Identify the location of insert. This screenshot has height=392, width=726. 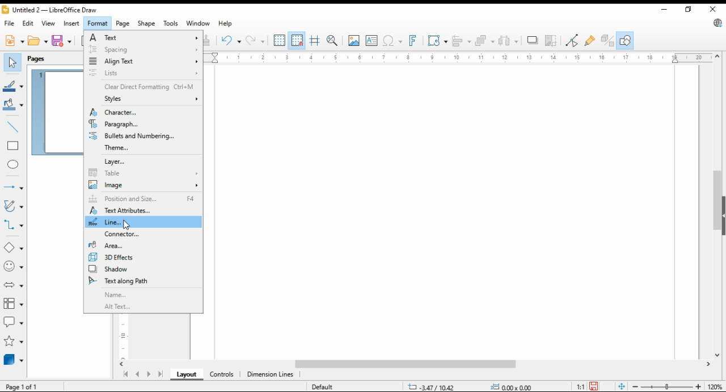
(72, 23).